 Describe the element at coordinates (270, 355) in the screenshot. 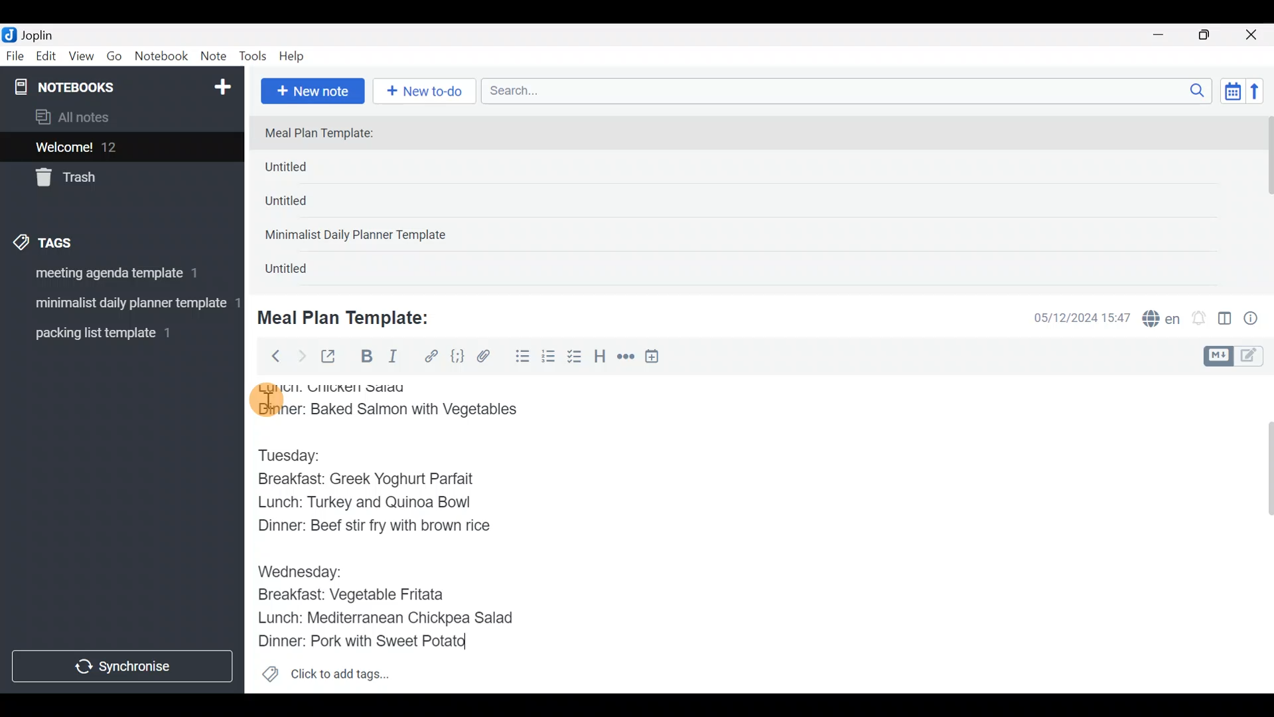

I see `Back` at that location.